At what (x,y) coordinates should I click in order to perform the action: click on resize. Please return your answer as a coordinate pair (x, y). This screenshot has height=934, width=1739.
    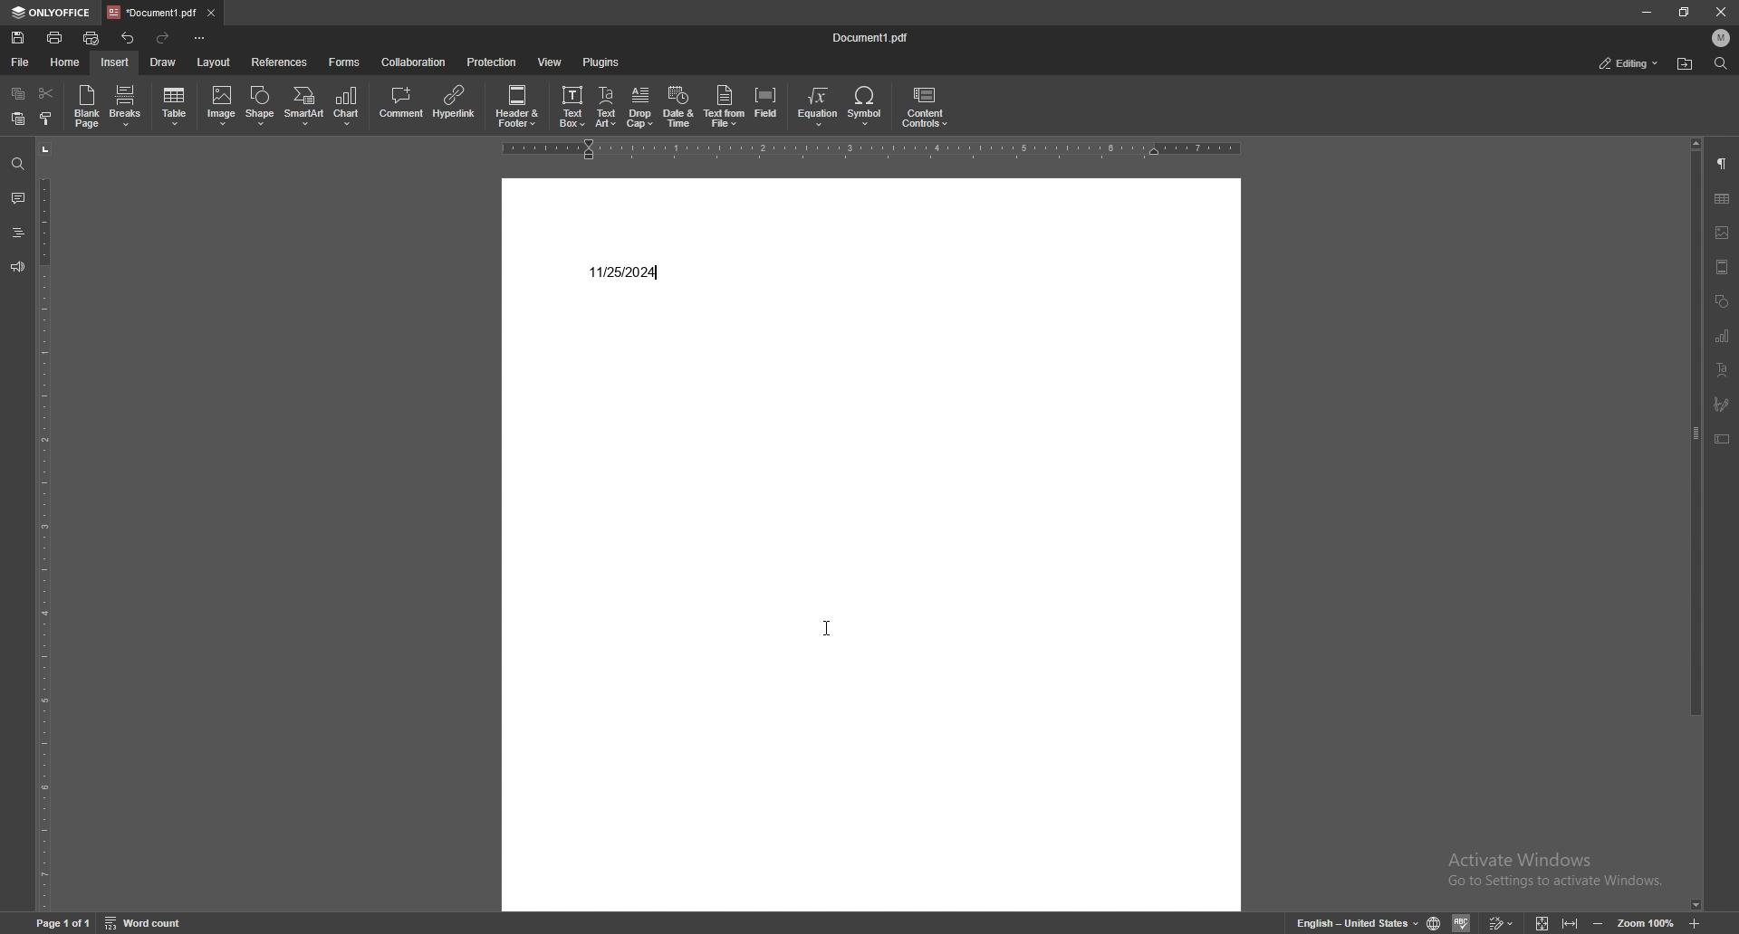
    Looking at the image, I should click on (1685, 12).